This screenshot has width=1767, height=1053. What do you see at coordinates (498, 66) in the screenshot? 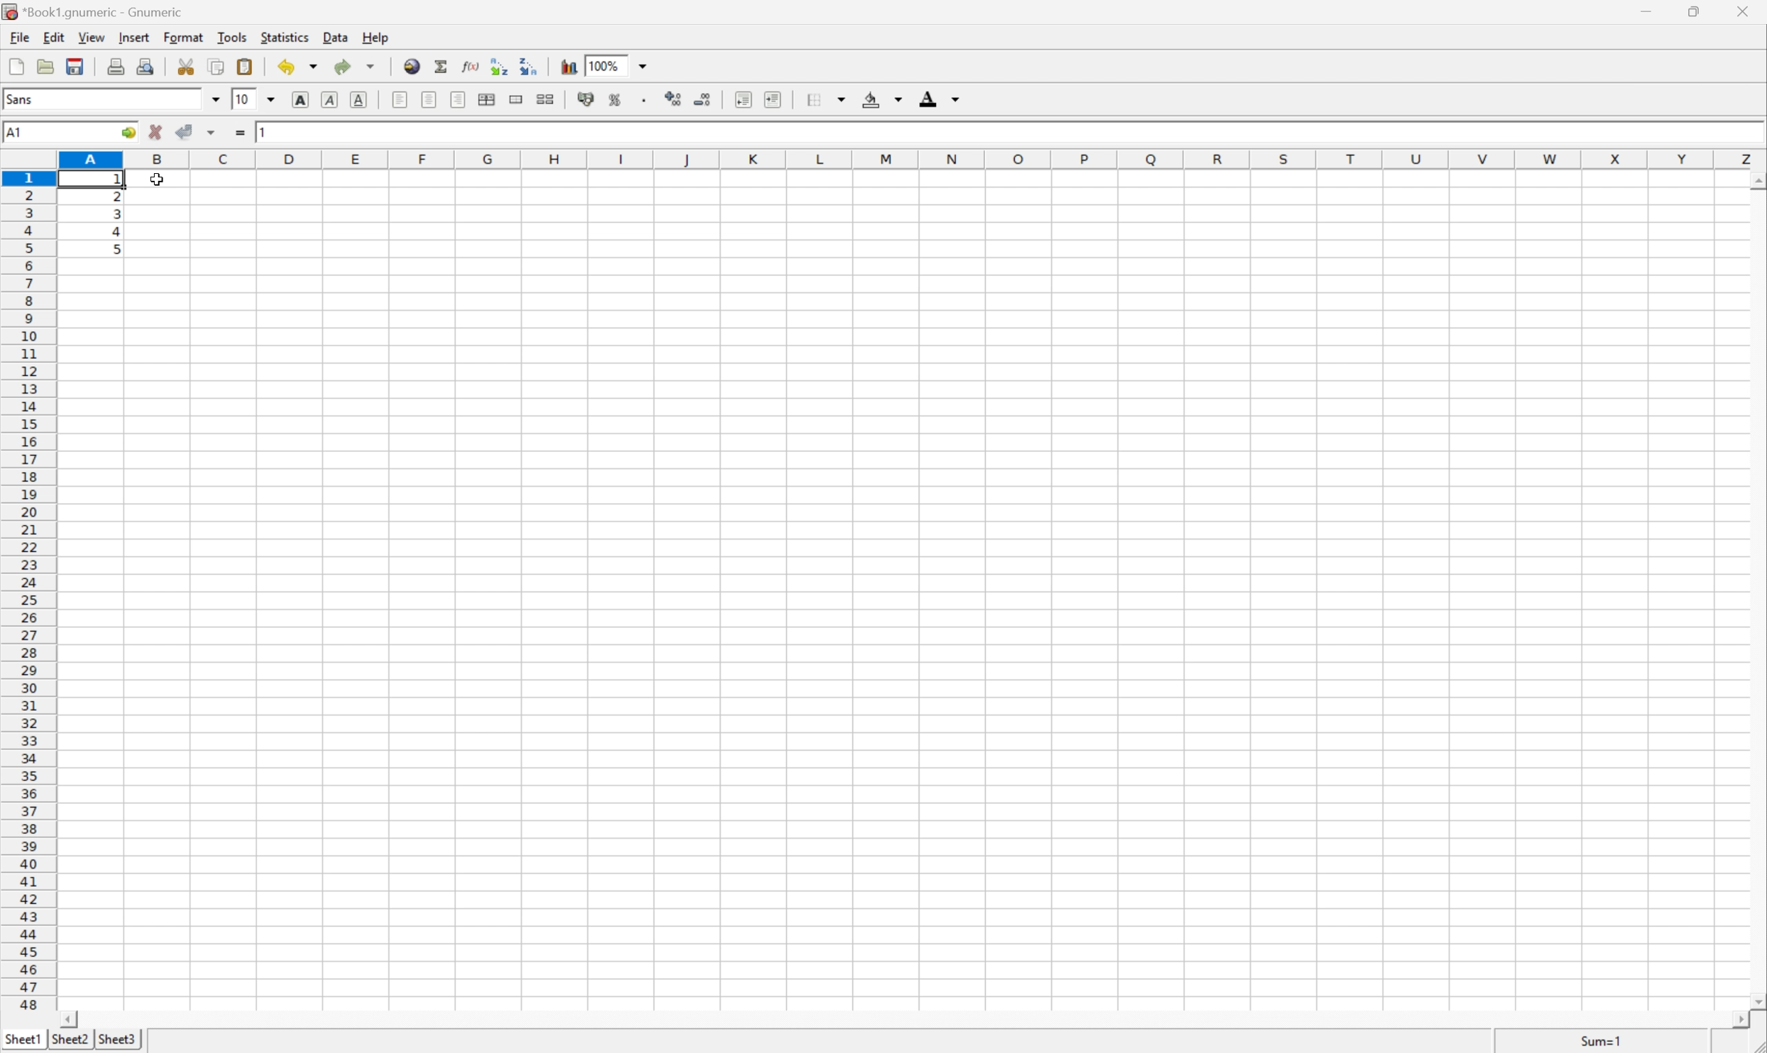
I see `Sort the selected region in ascending order based on the first column selected` at bounding box center [498, 66].